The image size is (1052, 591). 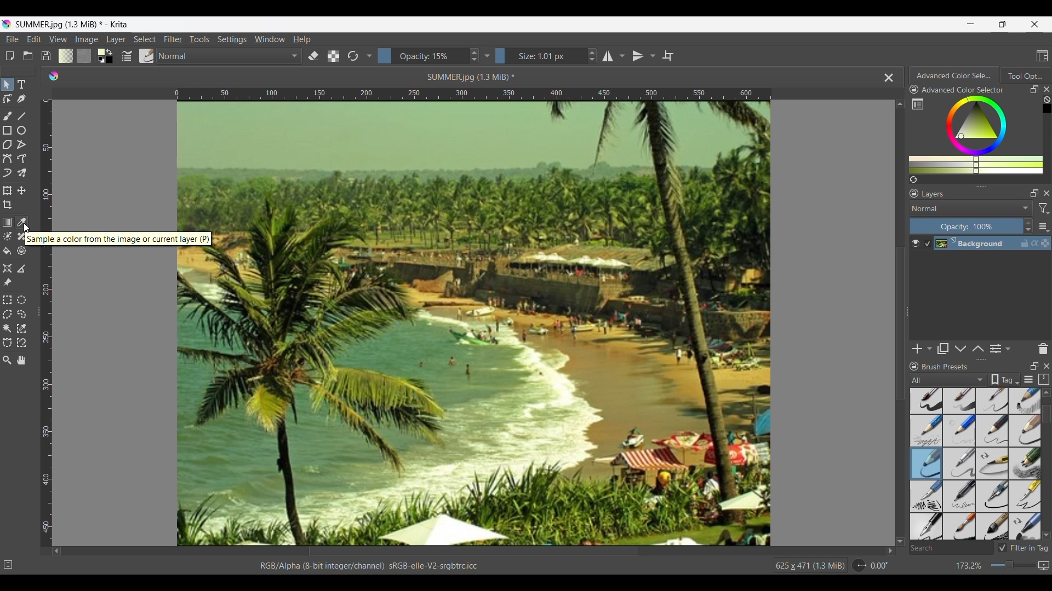 I want to click on Layers, so click(x=934, y=194).